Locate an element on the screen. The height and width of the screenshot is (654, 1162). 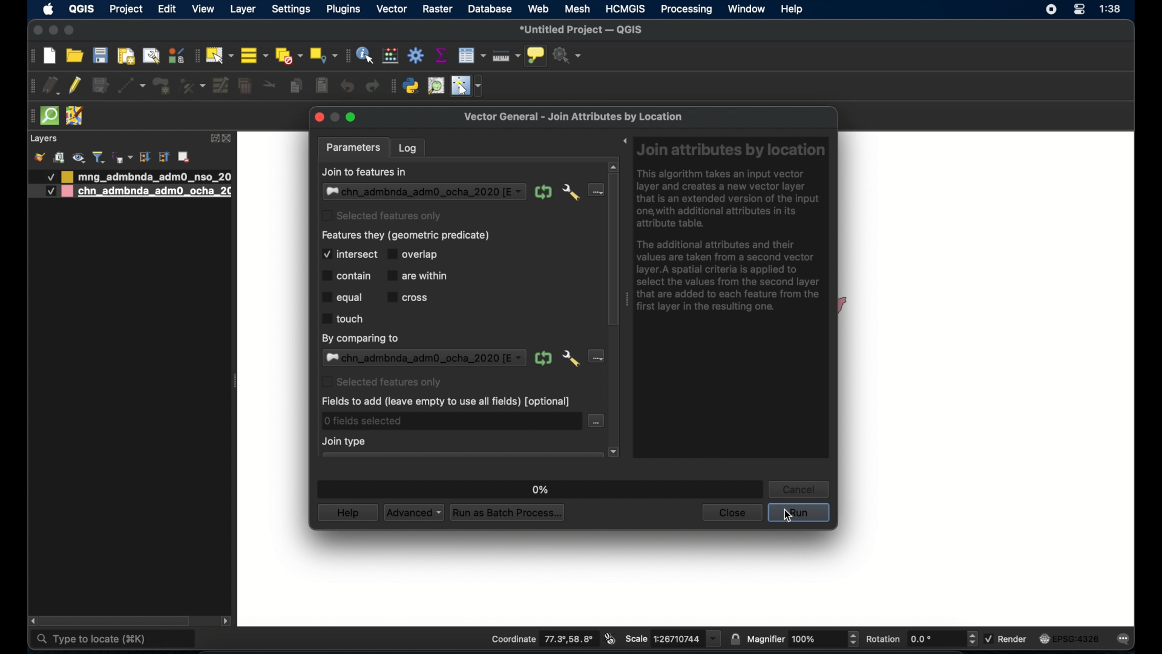
inactive minimize button is located at coordinates (335, 118).